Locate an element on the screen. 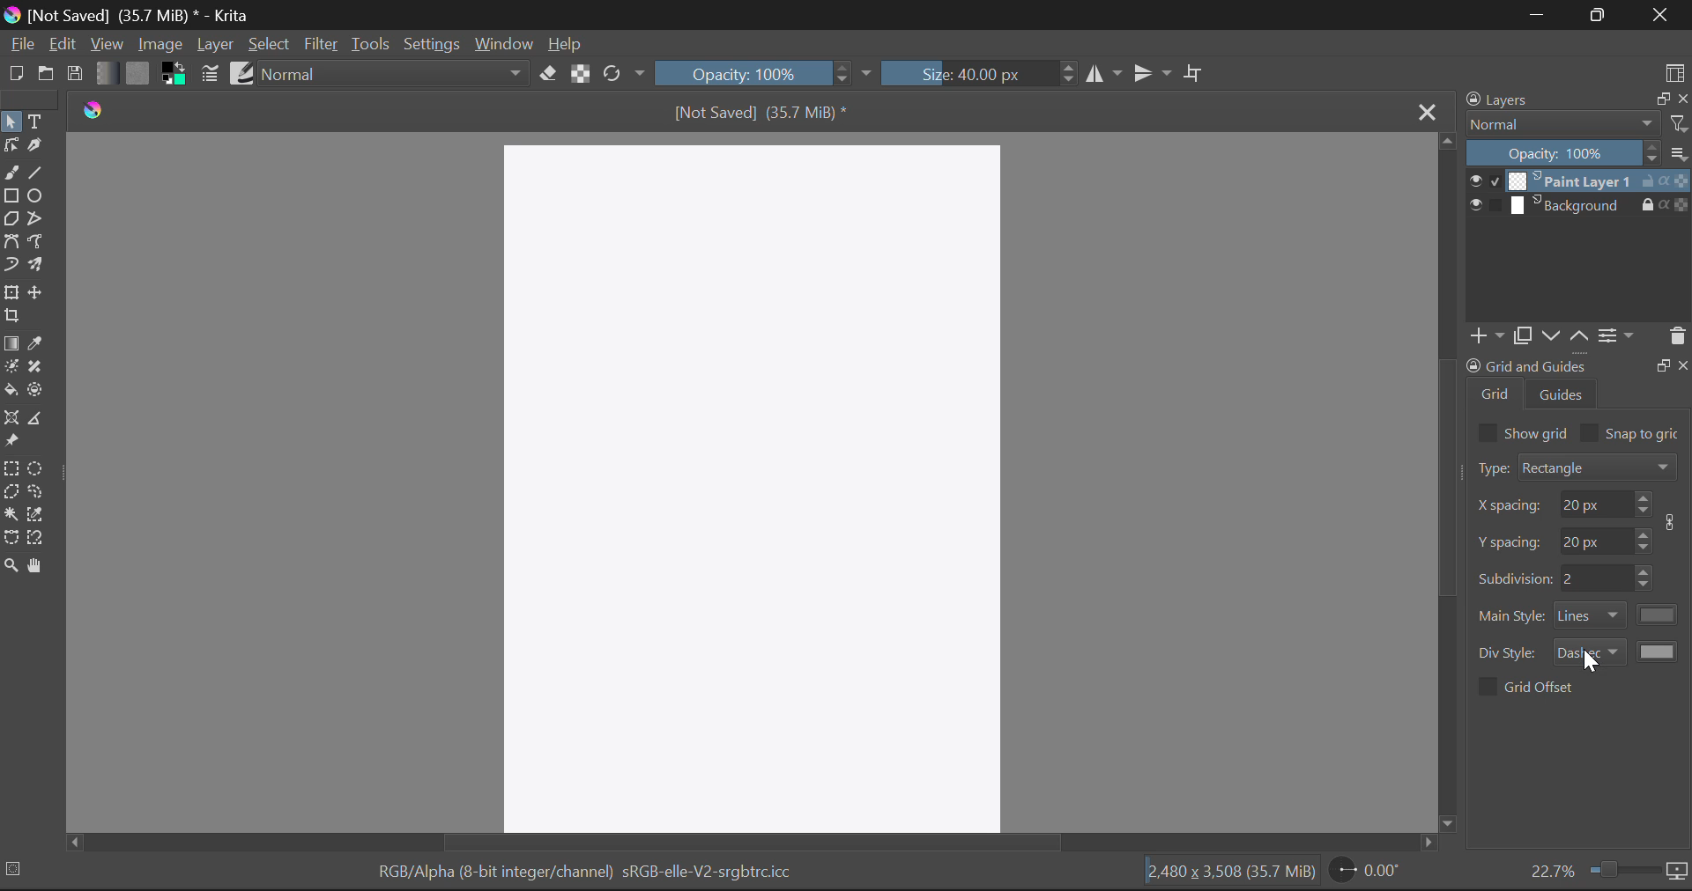  Blending Mode is located at coordinates (397, 73).